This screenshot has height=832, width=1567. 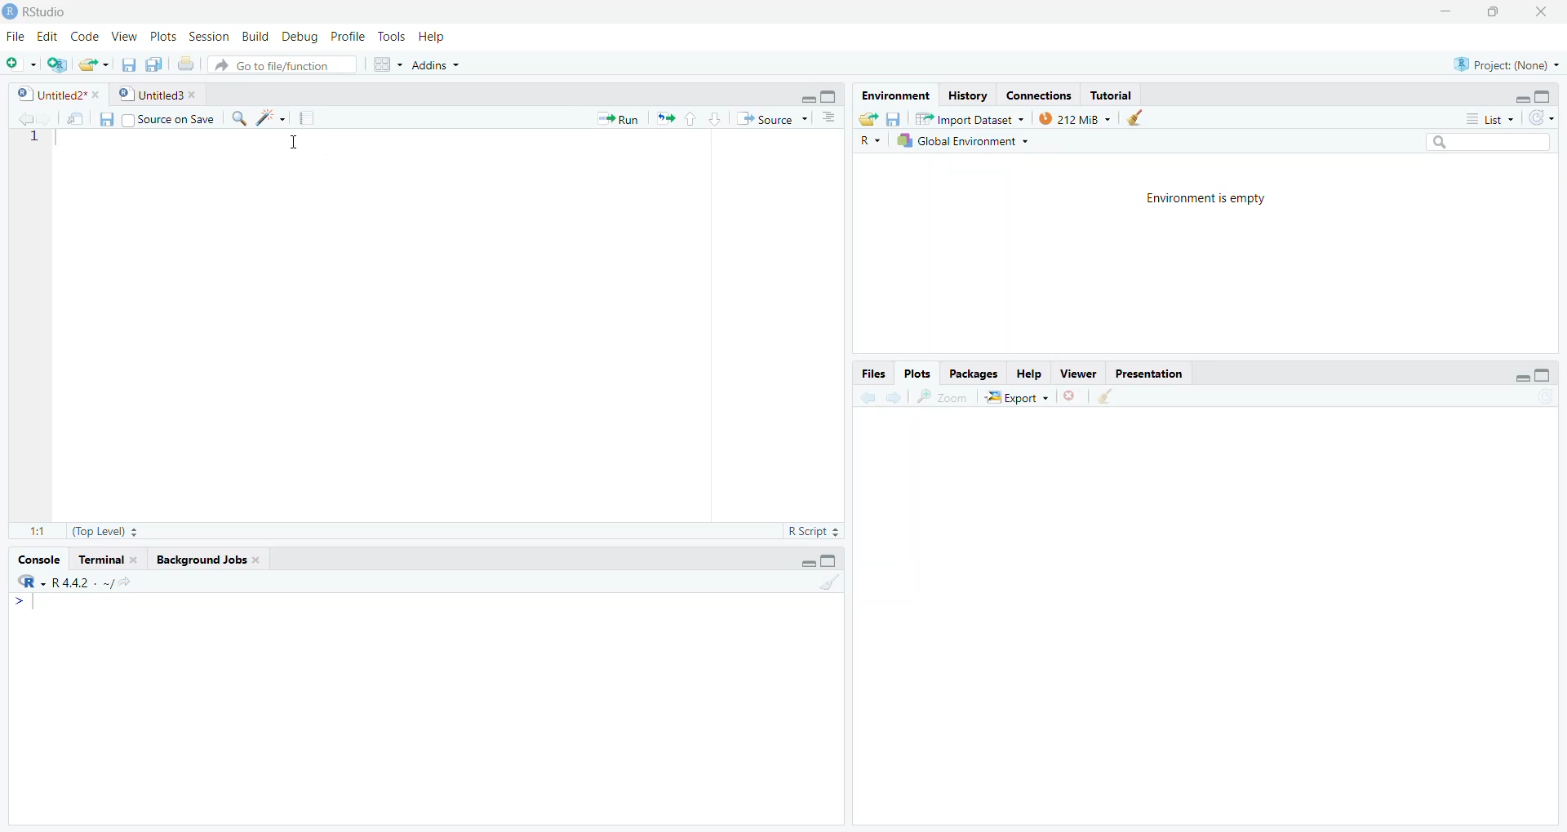 I want to click on terminal, so click(x=108, y=560).